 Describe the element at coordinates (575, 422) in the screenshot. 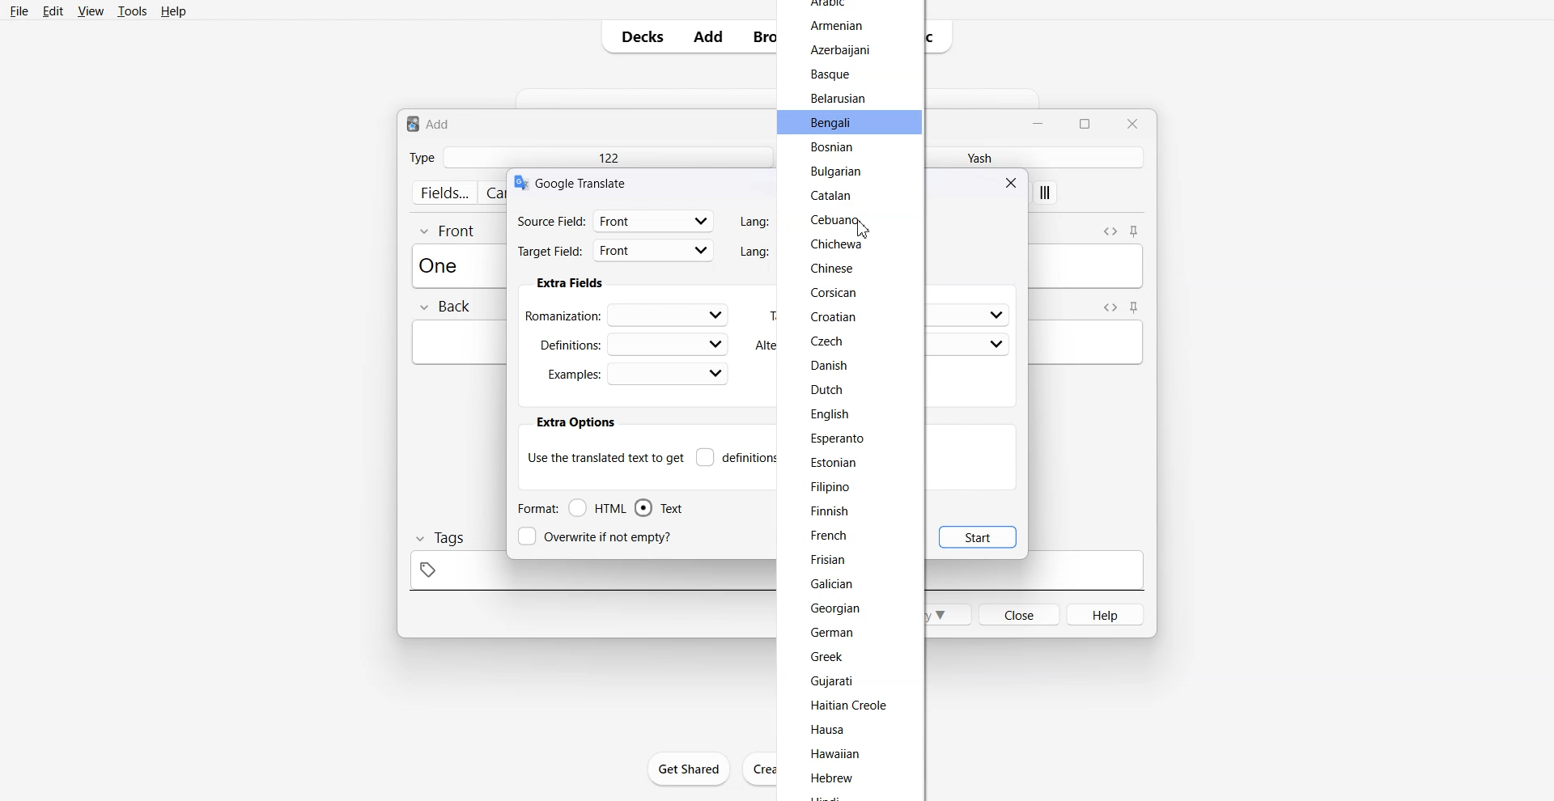

I see `extra options` at that location.